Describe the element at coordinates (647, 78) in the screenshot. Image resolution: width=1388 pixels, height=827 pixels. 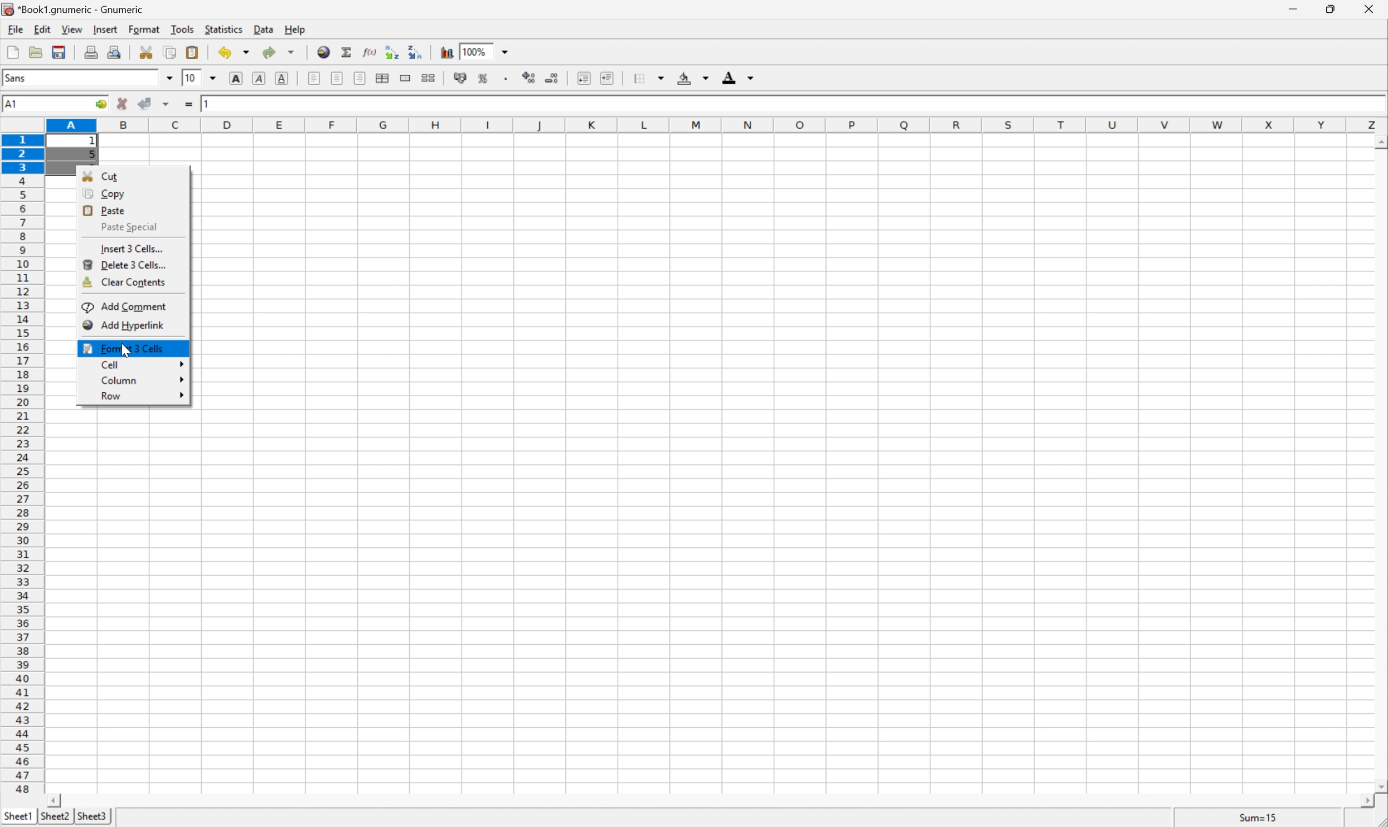
I see `borders` at that location.